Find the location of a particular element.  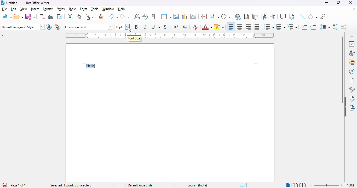

insert special characters is located at coordinates (226, 17).